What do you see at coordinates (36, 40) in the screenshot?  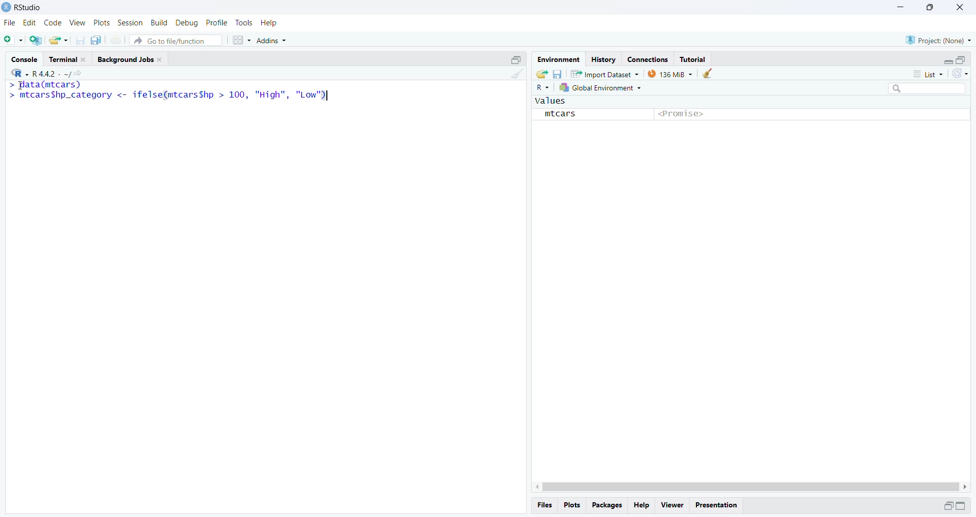 I see `Create a project` at bounding box center [36, 40].